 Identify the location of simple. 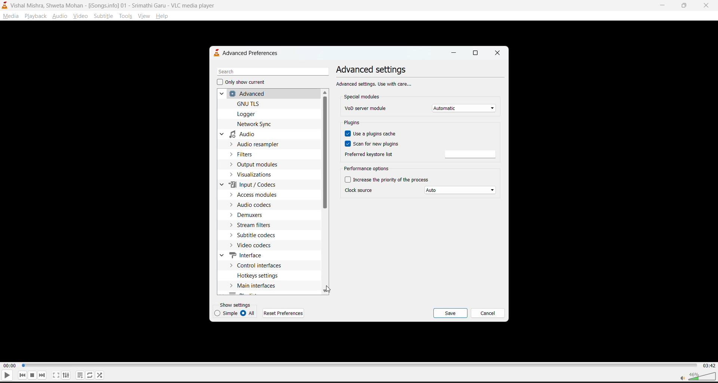
(224, 313).